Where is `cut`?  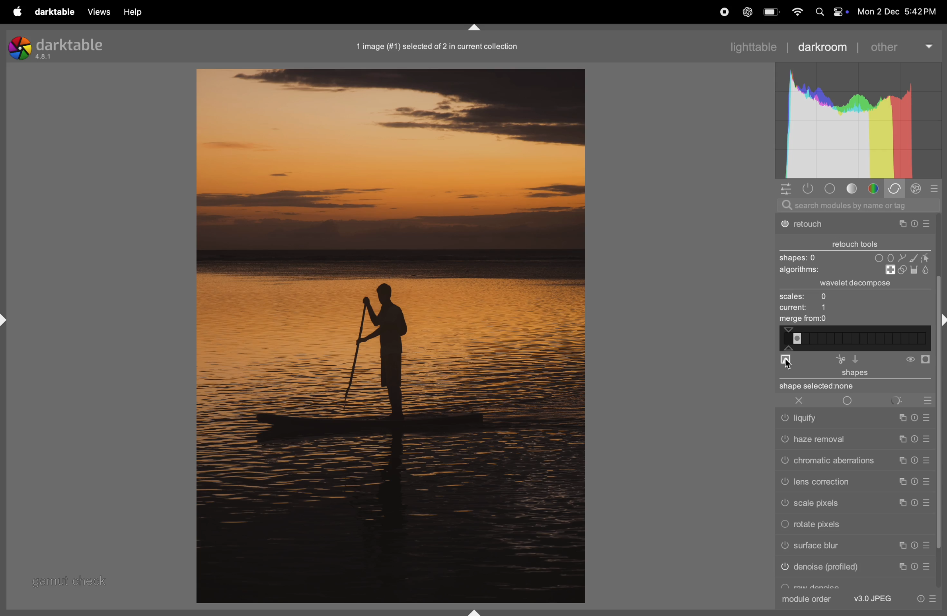
cut is located at coordinates (840, 360).